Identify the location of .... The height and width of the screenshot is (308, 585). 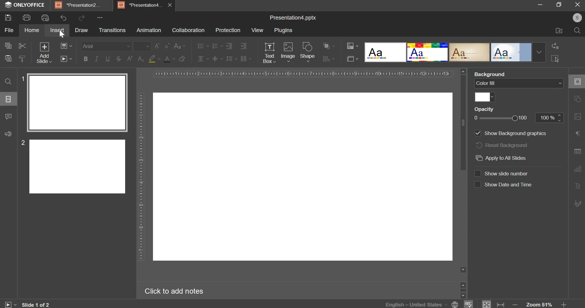
(100, 17).